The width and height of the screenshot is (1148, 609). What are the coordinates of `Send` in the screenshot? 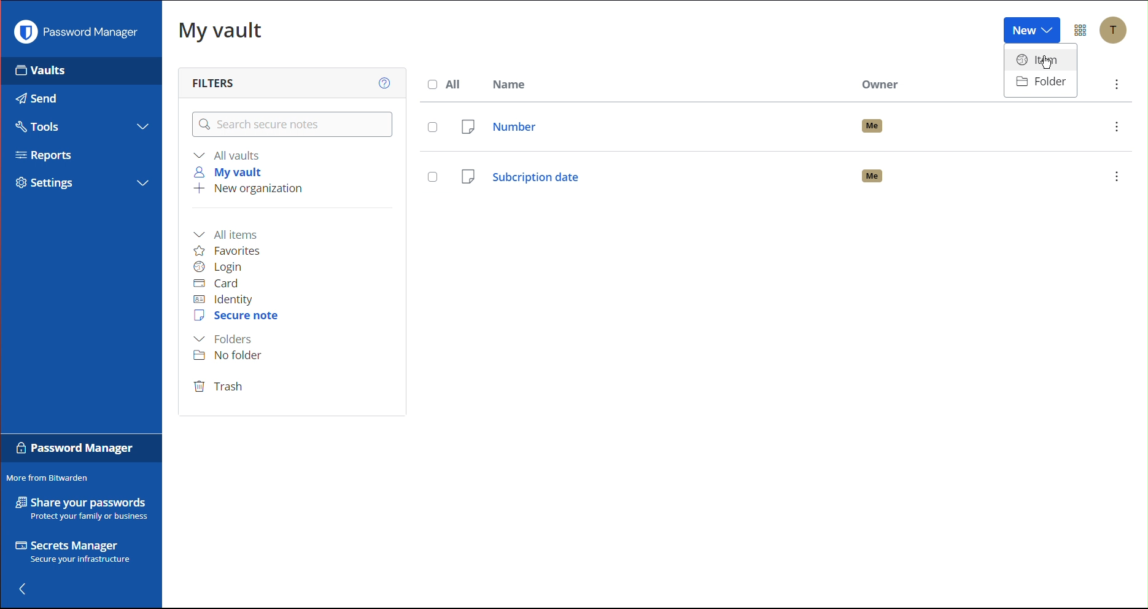 It's located at (36, 98).